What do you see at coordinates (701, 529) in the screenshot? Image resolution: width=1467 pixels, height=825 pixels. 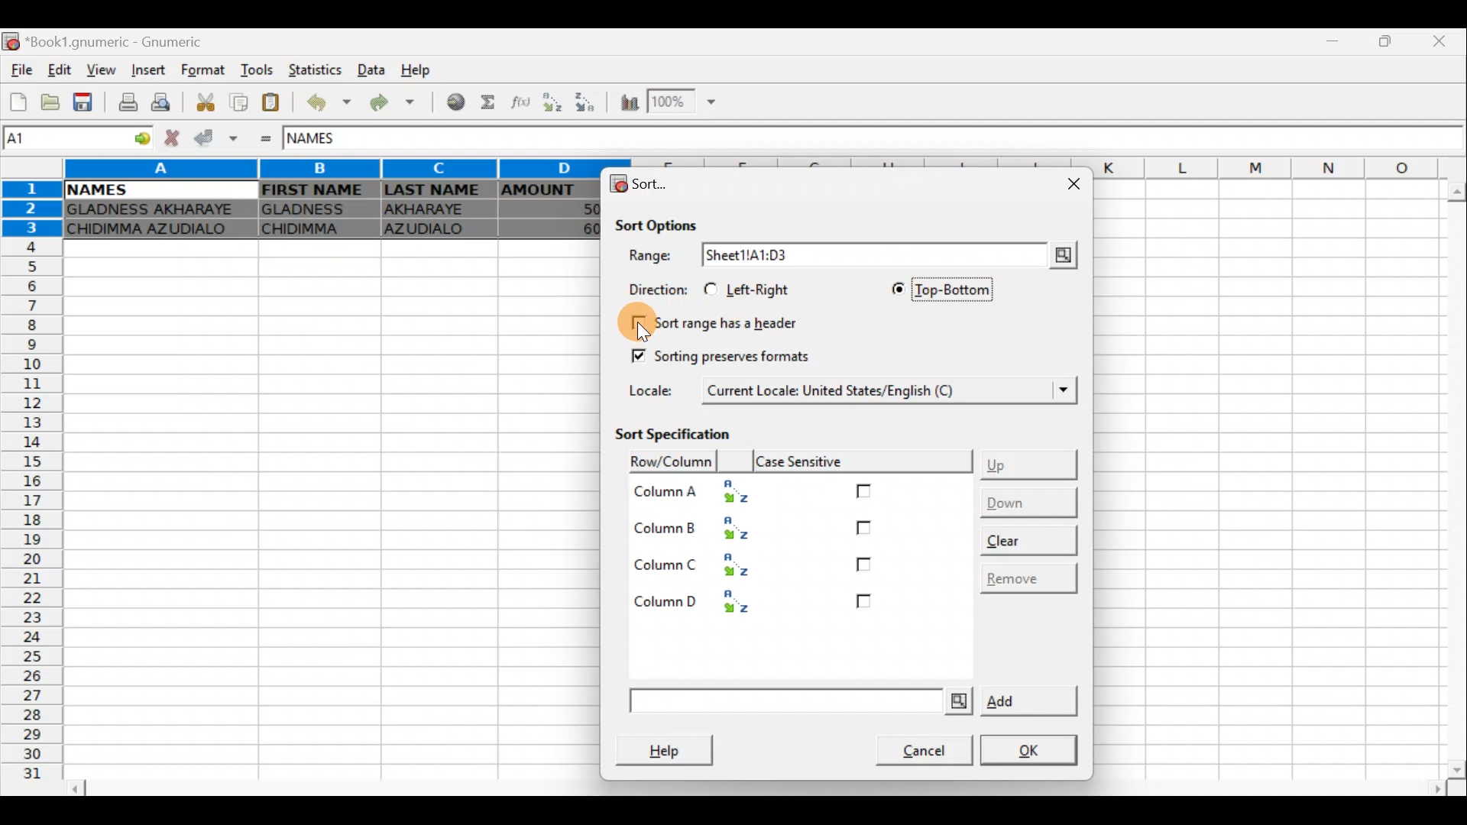 I see `Column B` at bounding box center [701, 529].